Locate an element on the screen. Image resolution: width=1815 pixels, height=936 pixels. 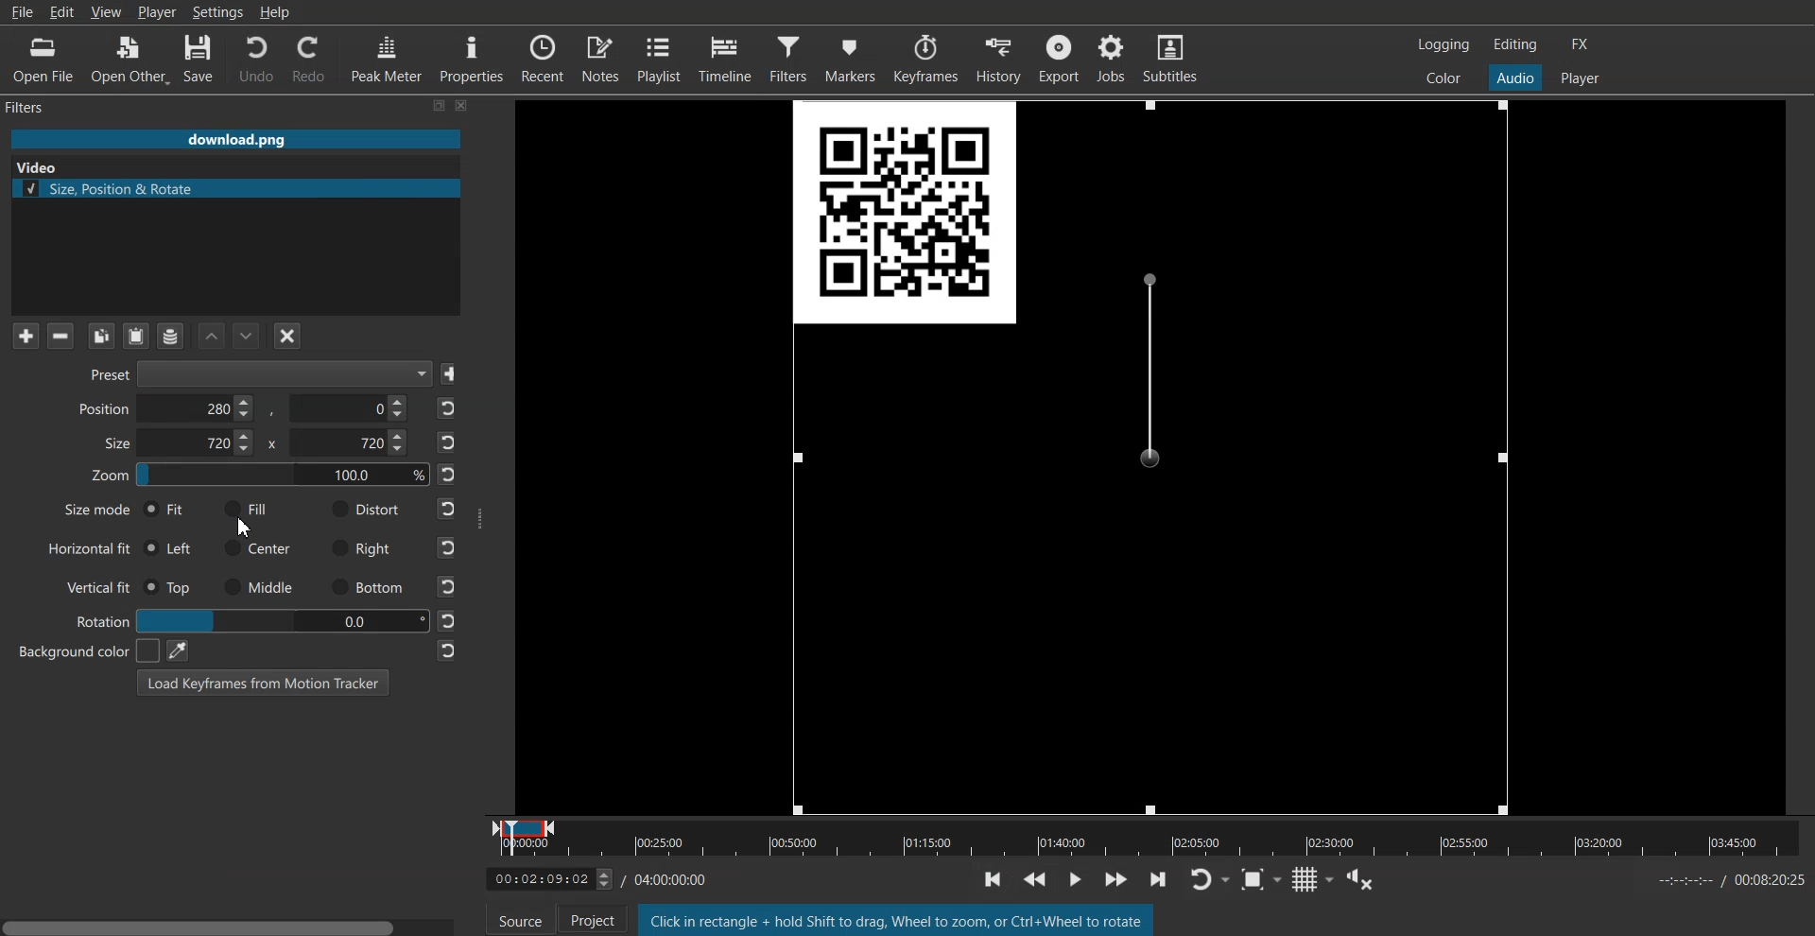
Bottom is located at coordinates (366, 588).